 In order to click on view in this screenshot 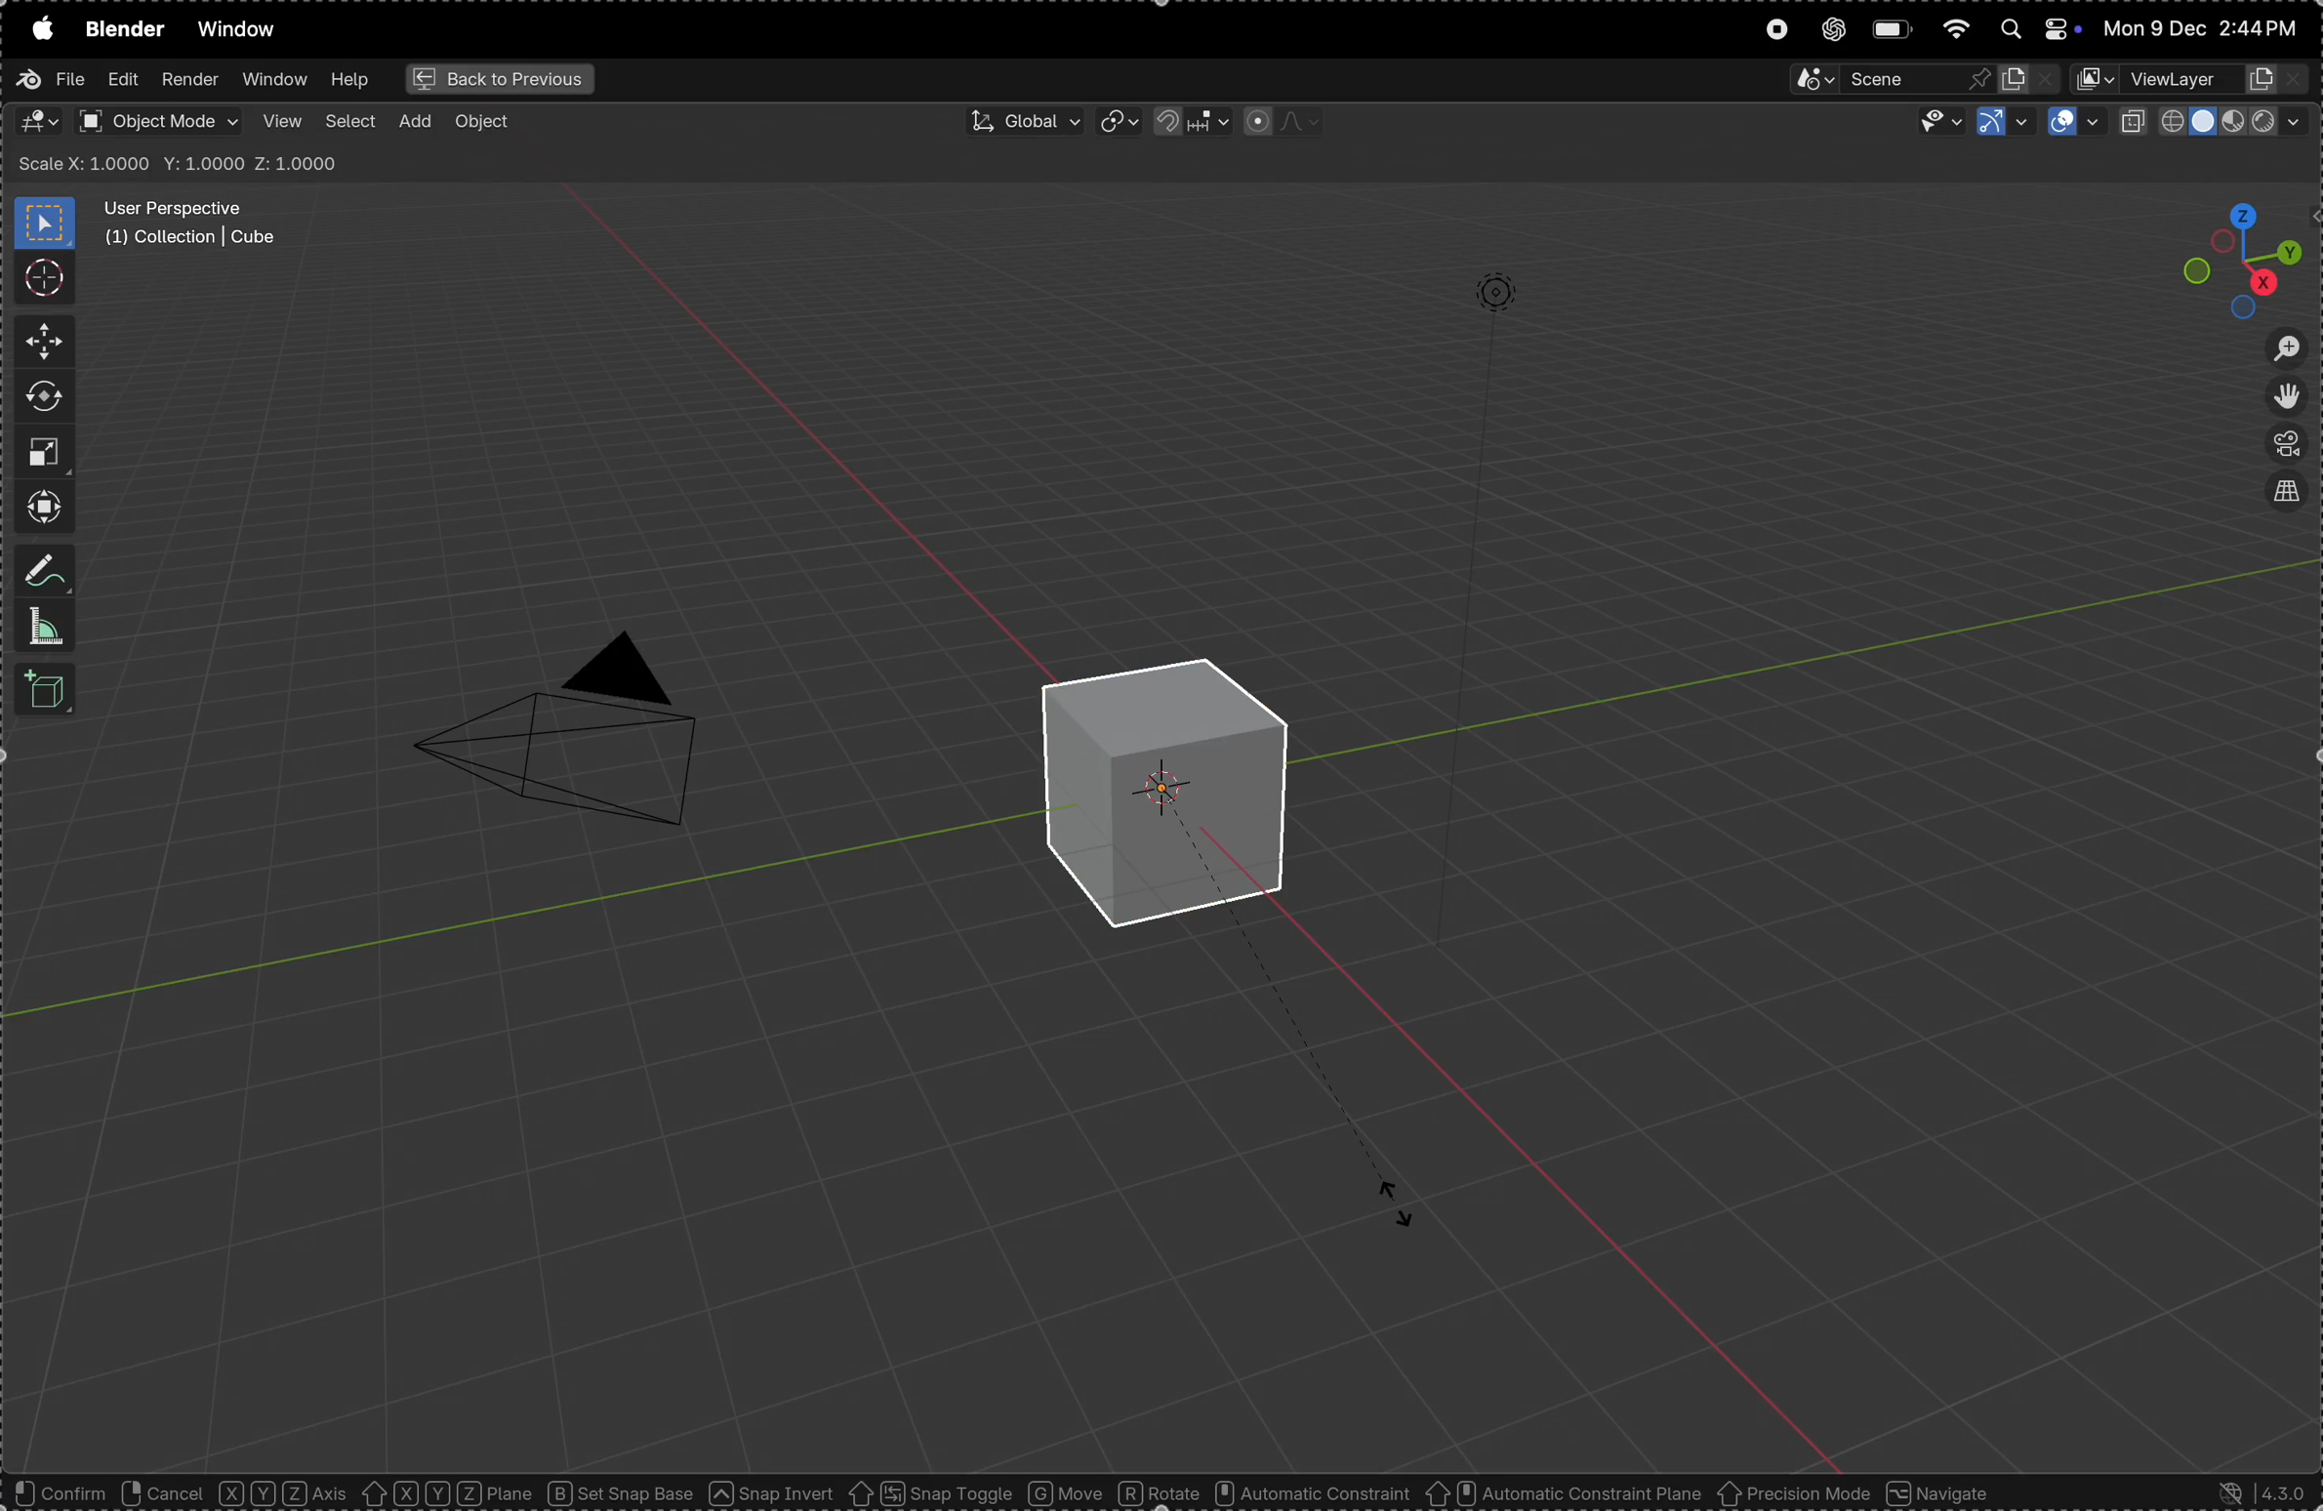, I will do `click(282, 122)`.